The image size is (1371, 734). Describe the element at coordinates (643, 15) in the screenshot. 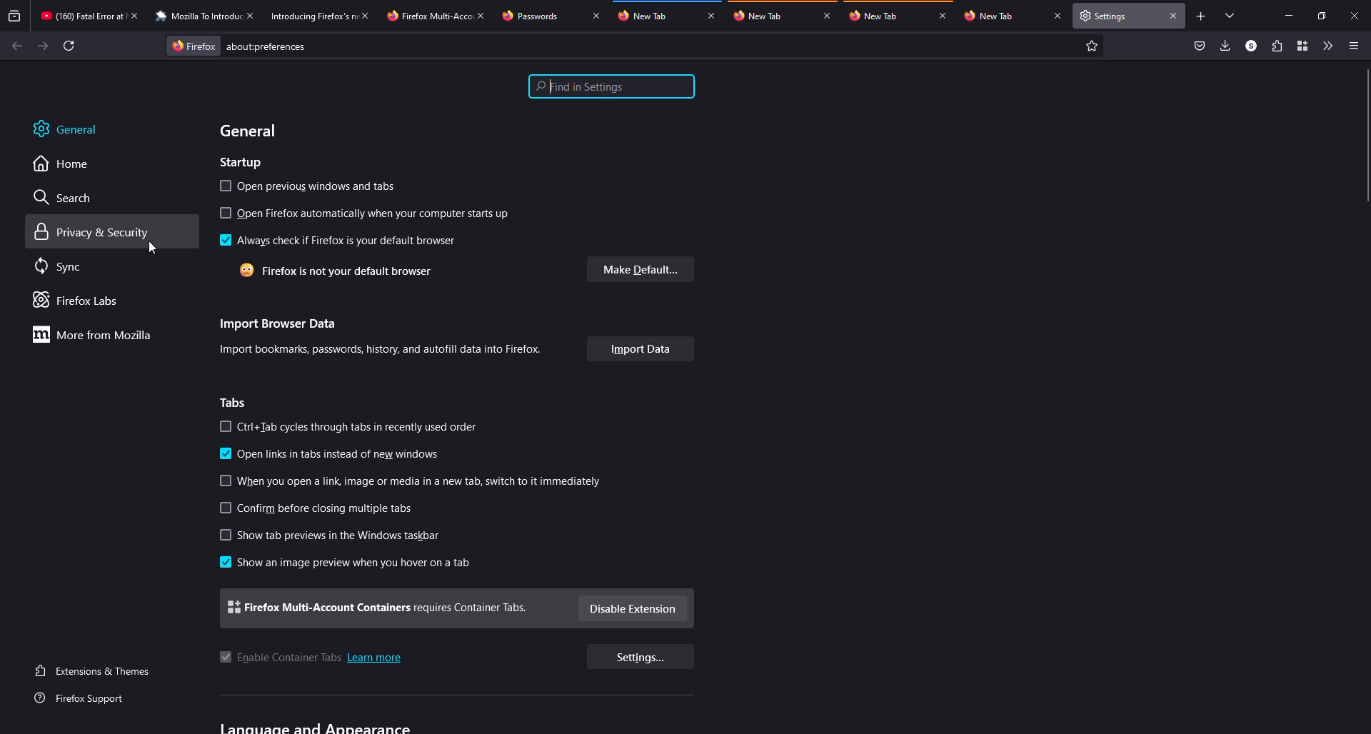

I see `tab` at that location.